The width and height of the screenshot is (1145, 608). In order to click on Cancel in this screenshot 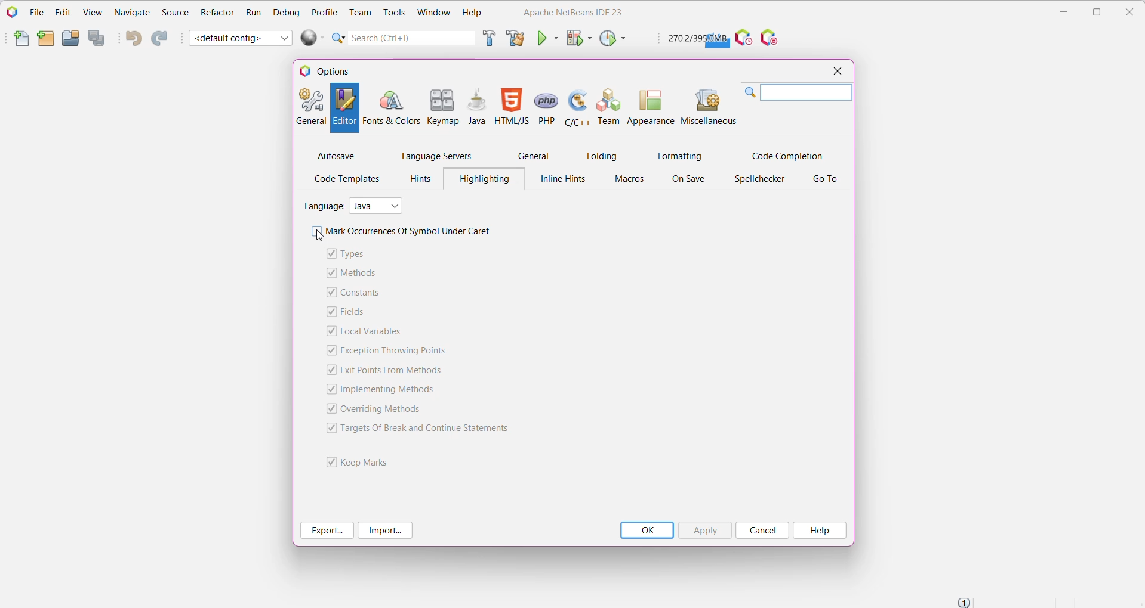, I will do `click(762, 531)`.